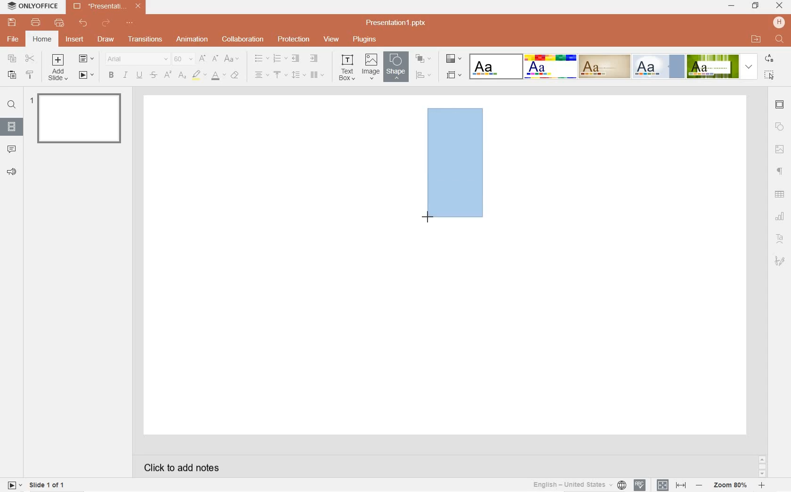 This screenshot has height=492, width=791. Describe the element at coordinates (105, 38) in the screenshot. I see `draw` at that location.